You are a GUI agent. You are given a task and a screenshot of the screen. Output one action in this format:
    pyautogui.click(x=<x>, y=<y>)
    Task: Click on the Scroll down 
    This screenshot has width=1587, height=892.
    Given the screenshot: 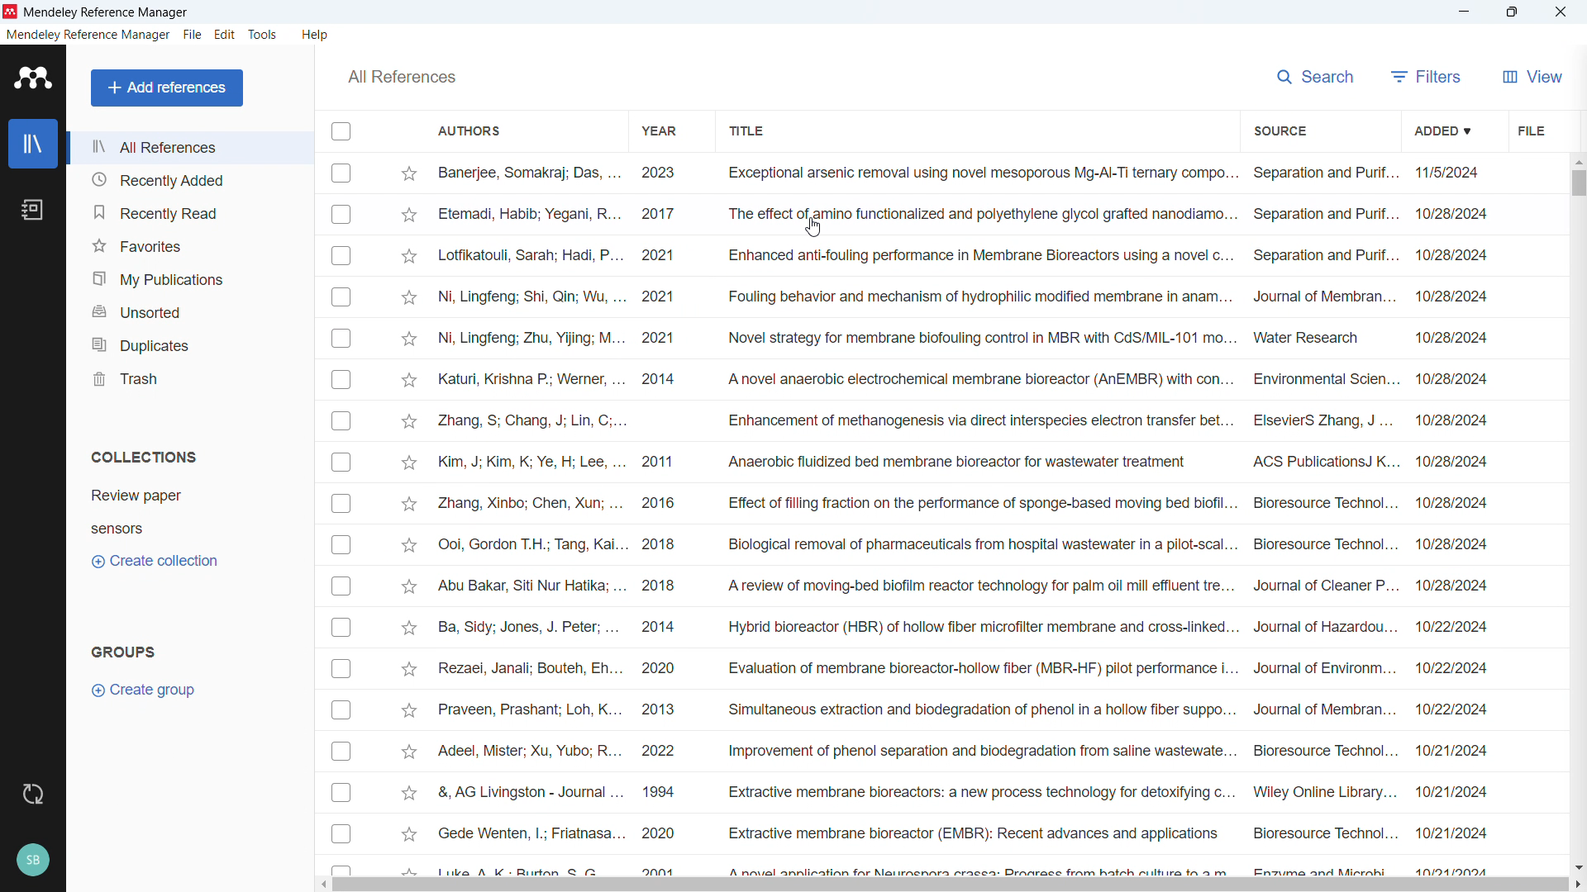 What is the action you would take?
    pyautogui.click(x=1577, y=866)
    